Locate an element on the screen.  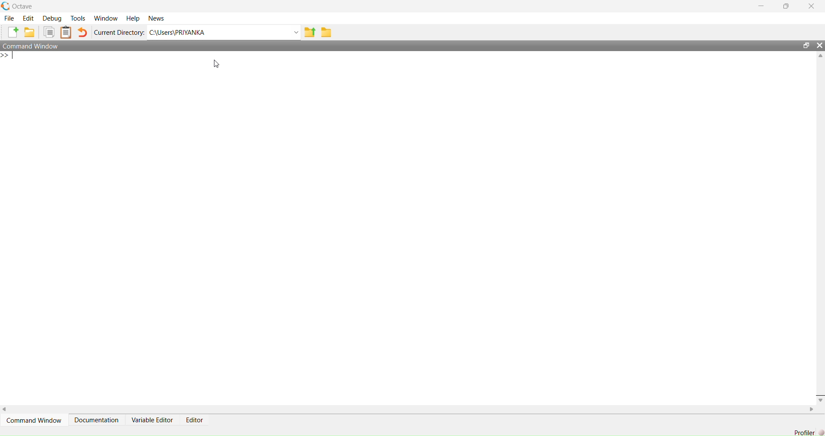
Debug is located at coordinates (52, 19).